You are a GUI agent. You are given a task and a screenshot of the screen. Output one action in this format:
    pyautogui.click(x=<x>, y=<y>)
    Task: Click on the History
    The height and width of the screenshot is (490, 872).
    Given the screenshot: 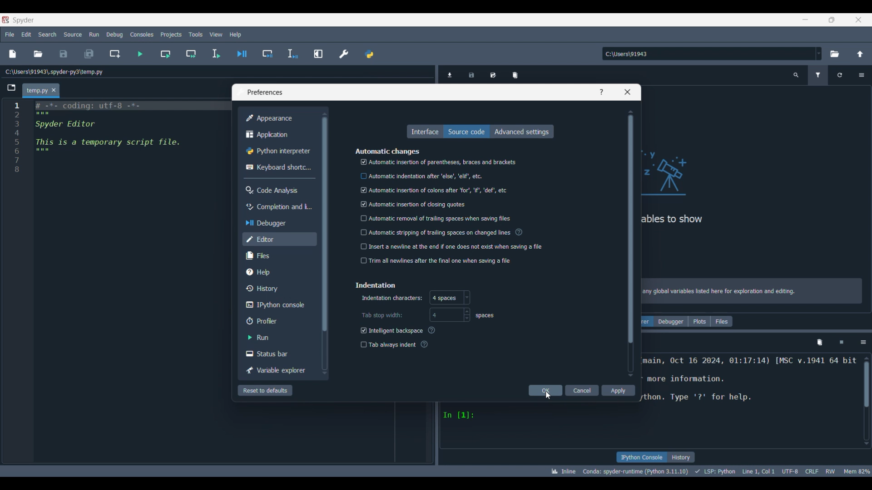 What is the action you would take?
    pyautogui.click(x=279, y=289)
    